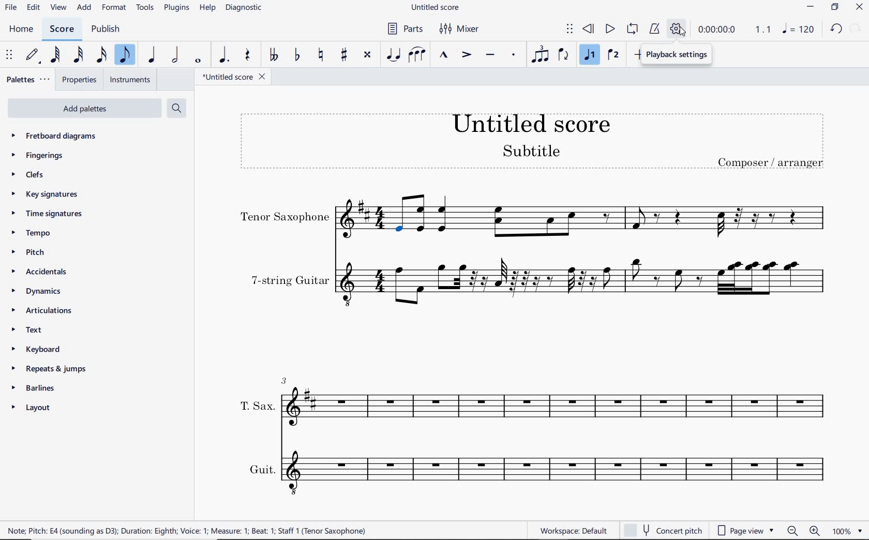 This screenshot has width=869, height=540. Describe the element at coordinates (295, 55) in the screenshot. I see `TOGGLE FLAT` at that location.